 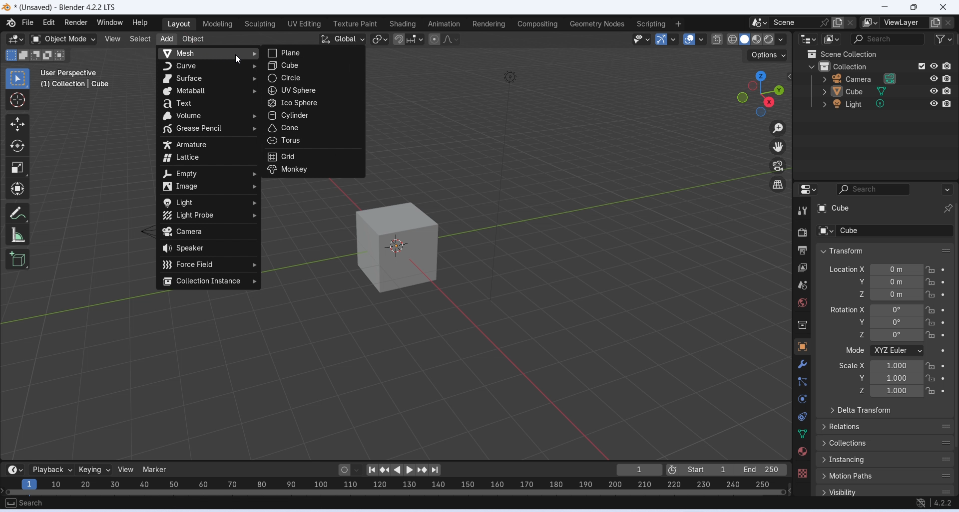 What do you see at coordinates (802, 451) in the screenshot?
I see `material` at bounding box center [802, 451].